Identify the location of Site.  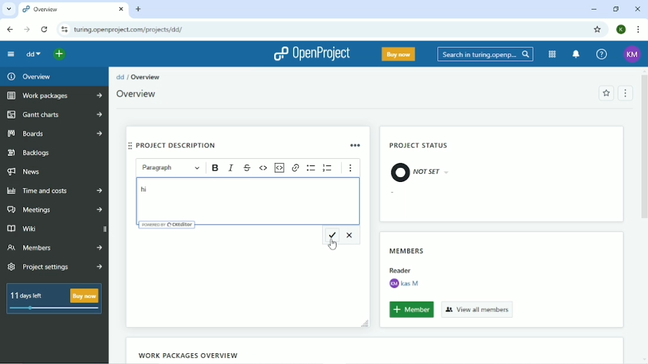
(130, 30).